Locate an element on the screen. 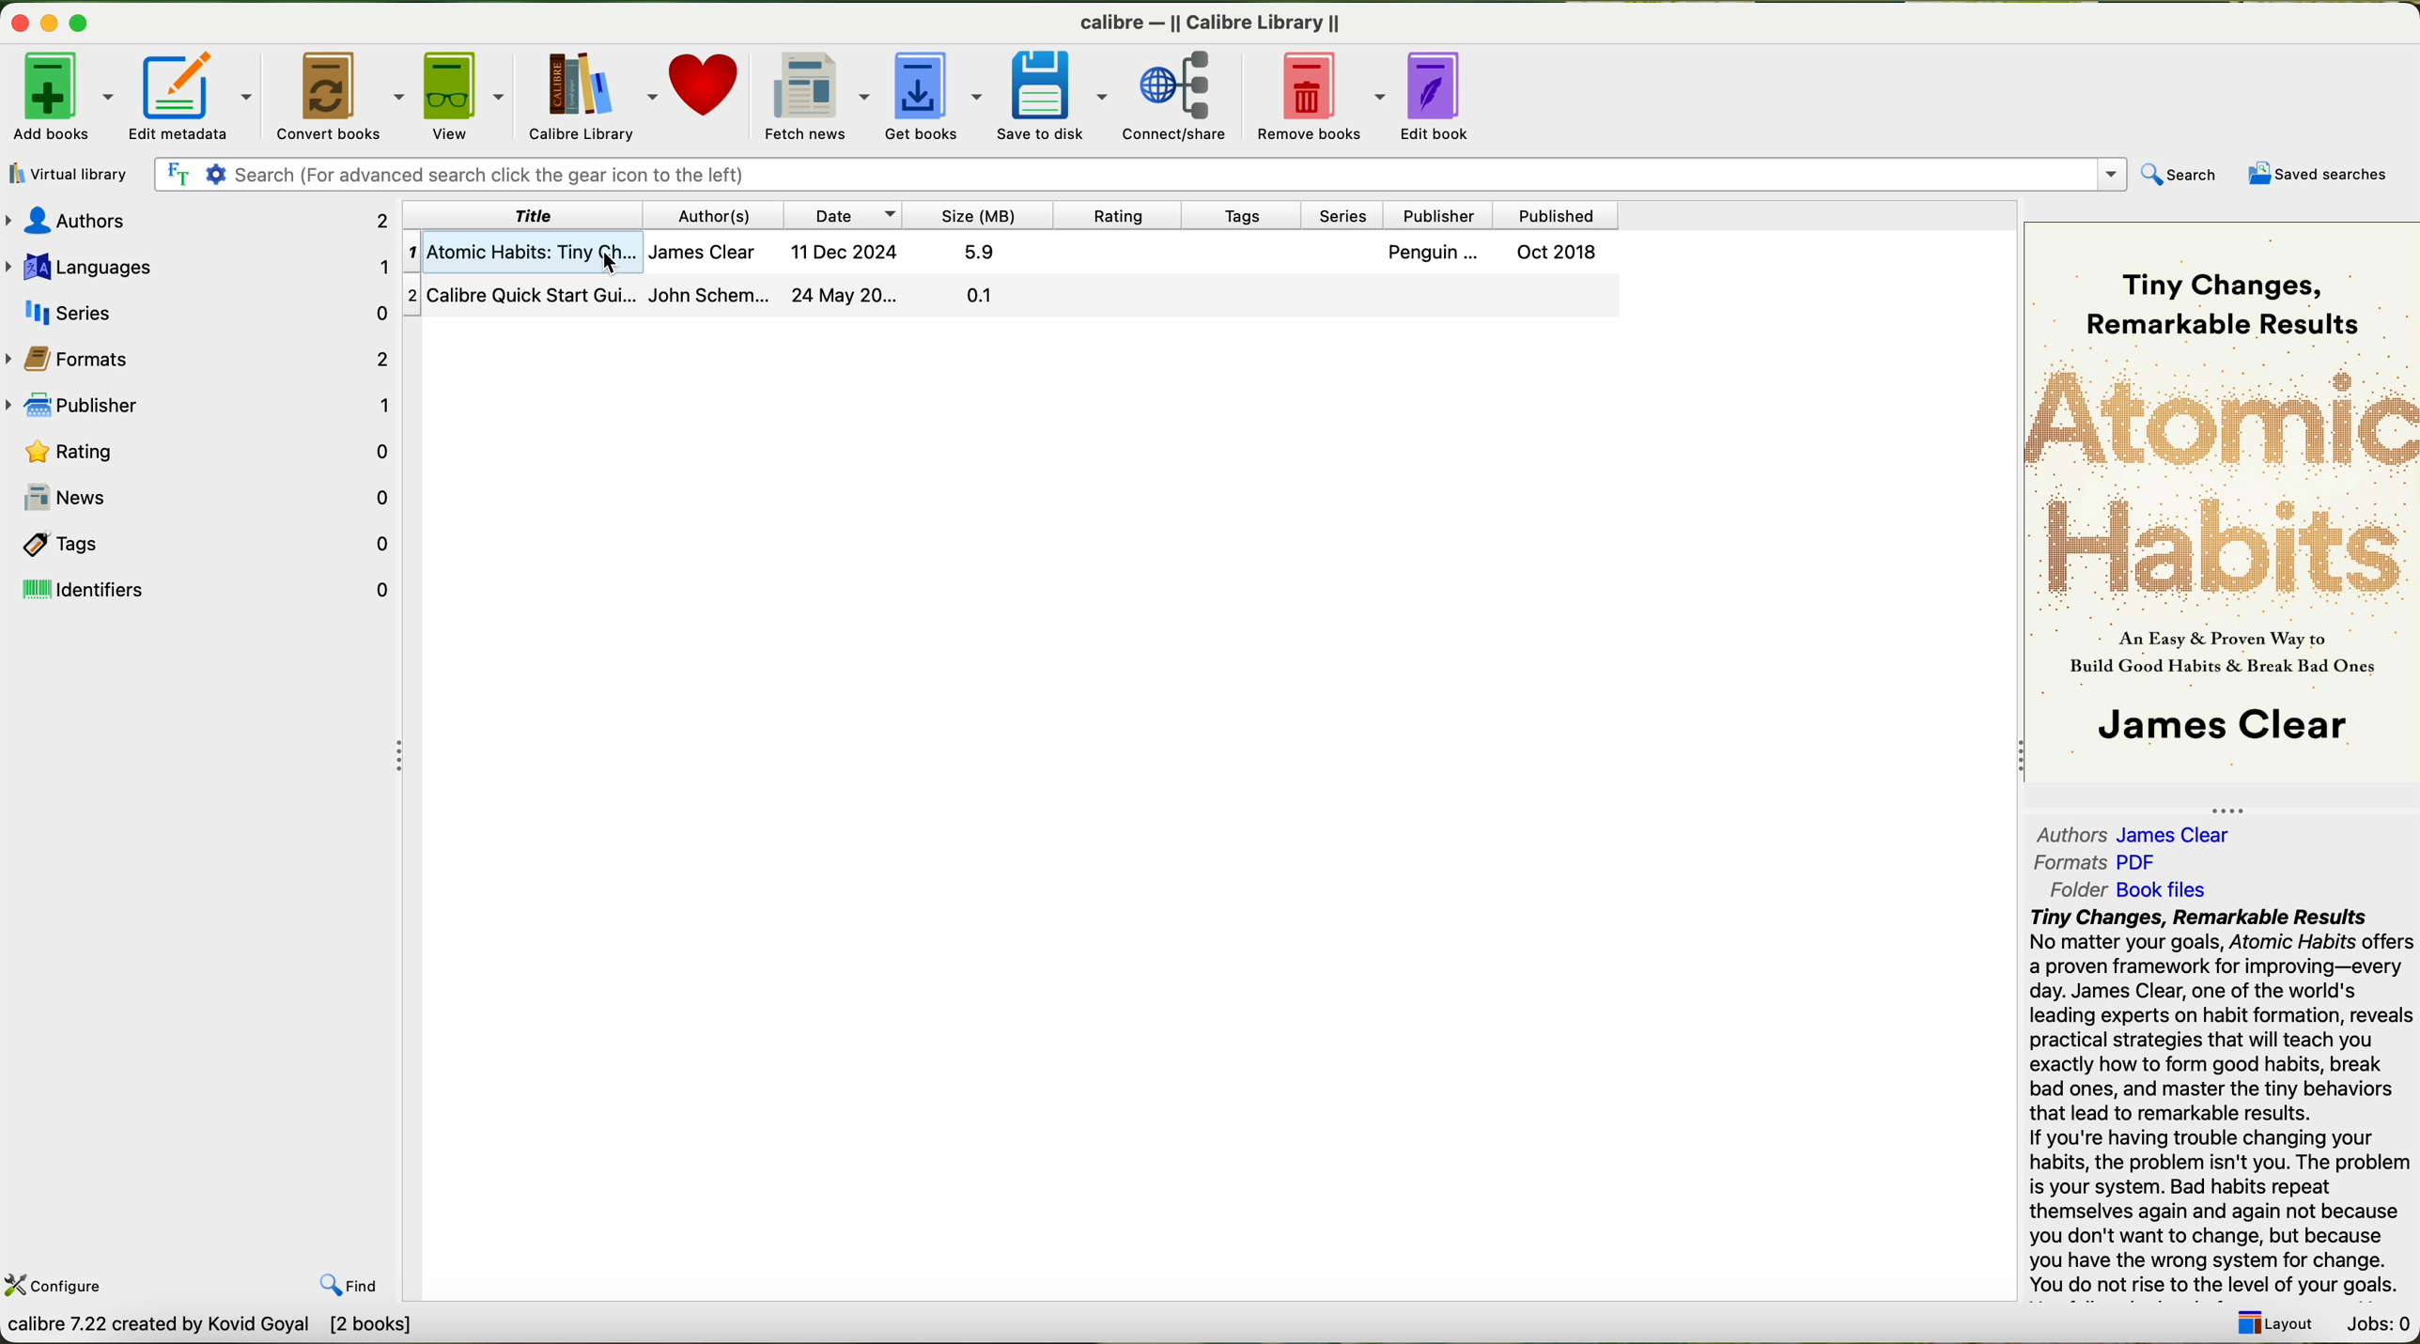 The width and height of the screenshot is (2420, 1344). authors is located at coordinates (195, 220).